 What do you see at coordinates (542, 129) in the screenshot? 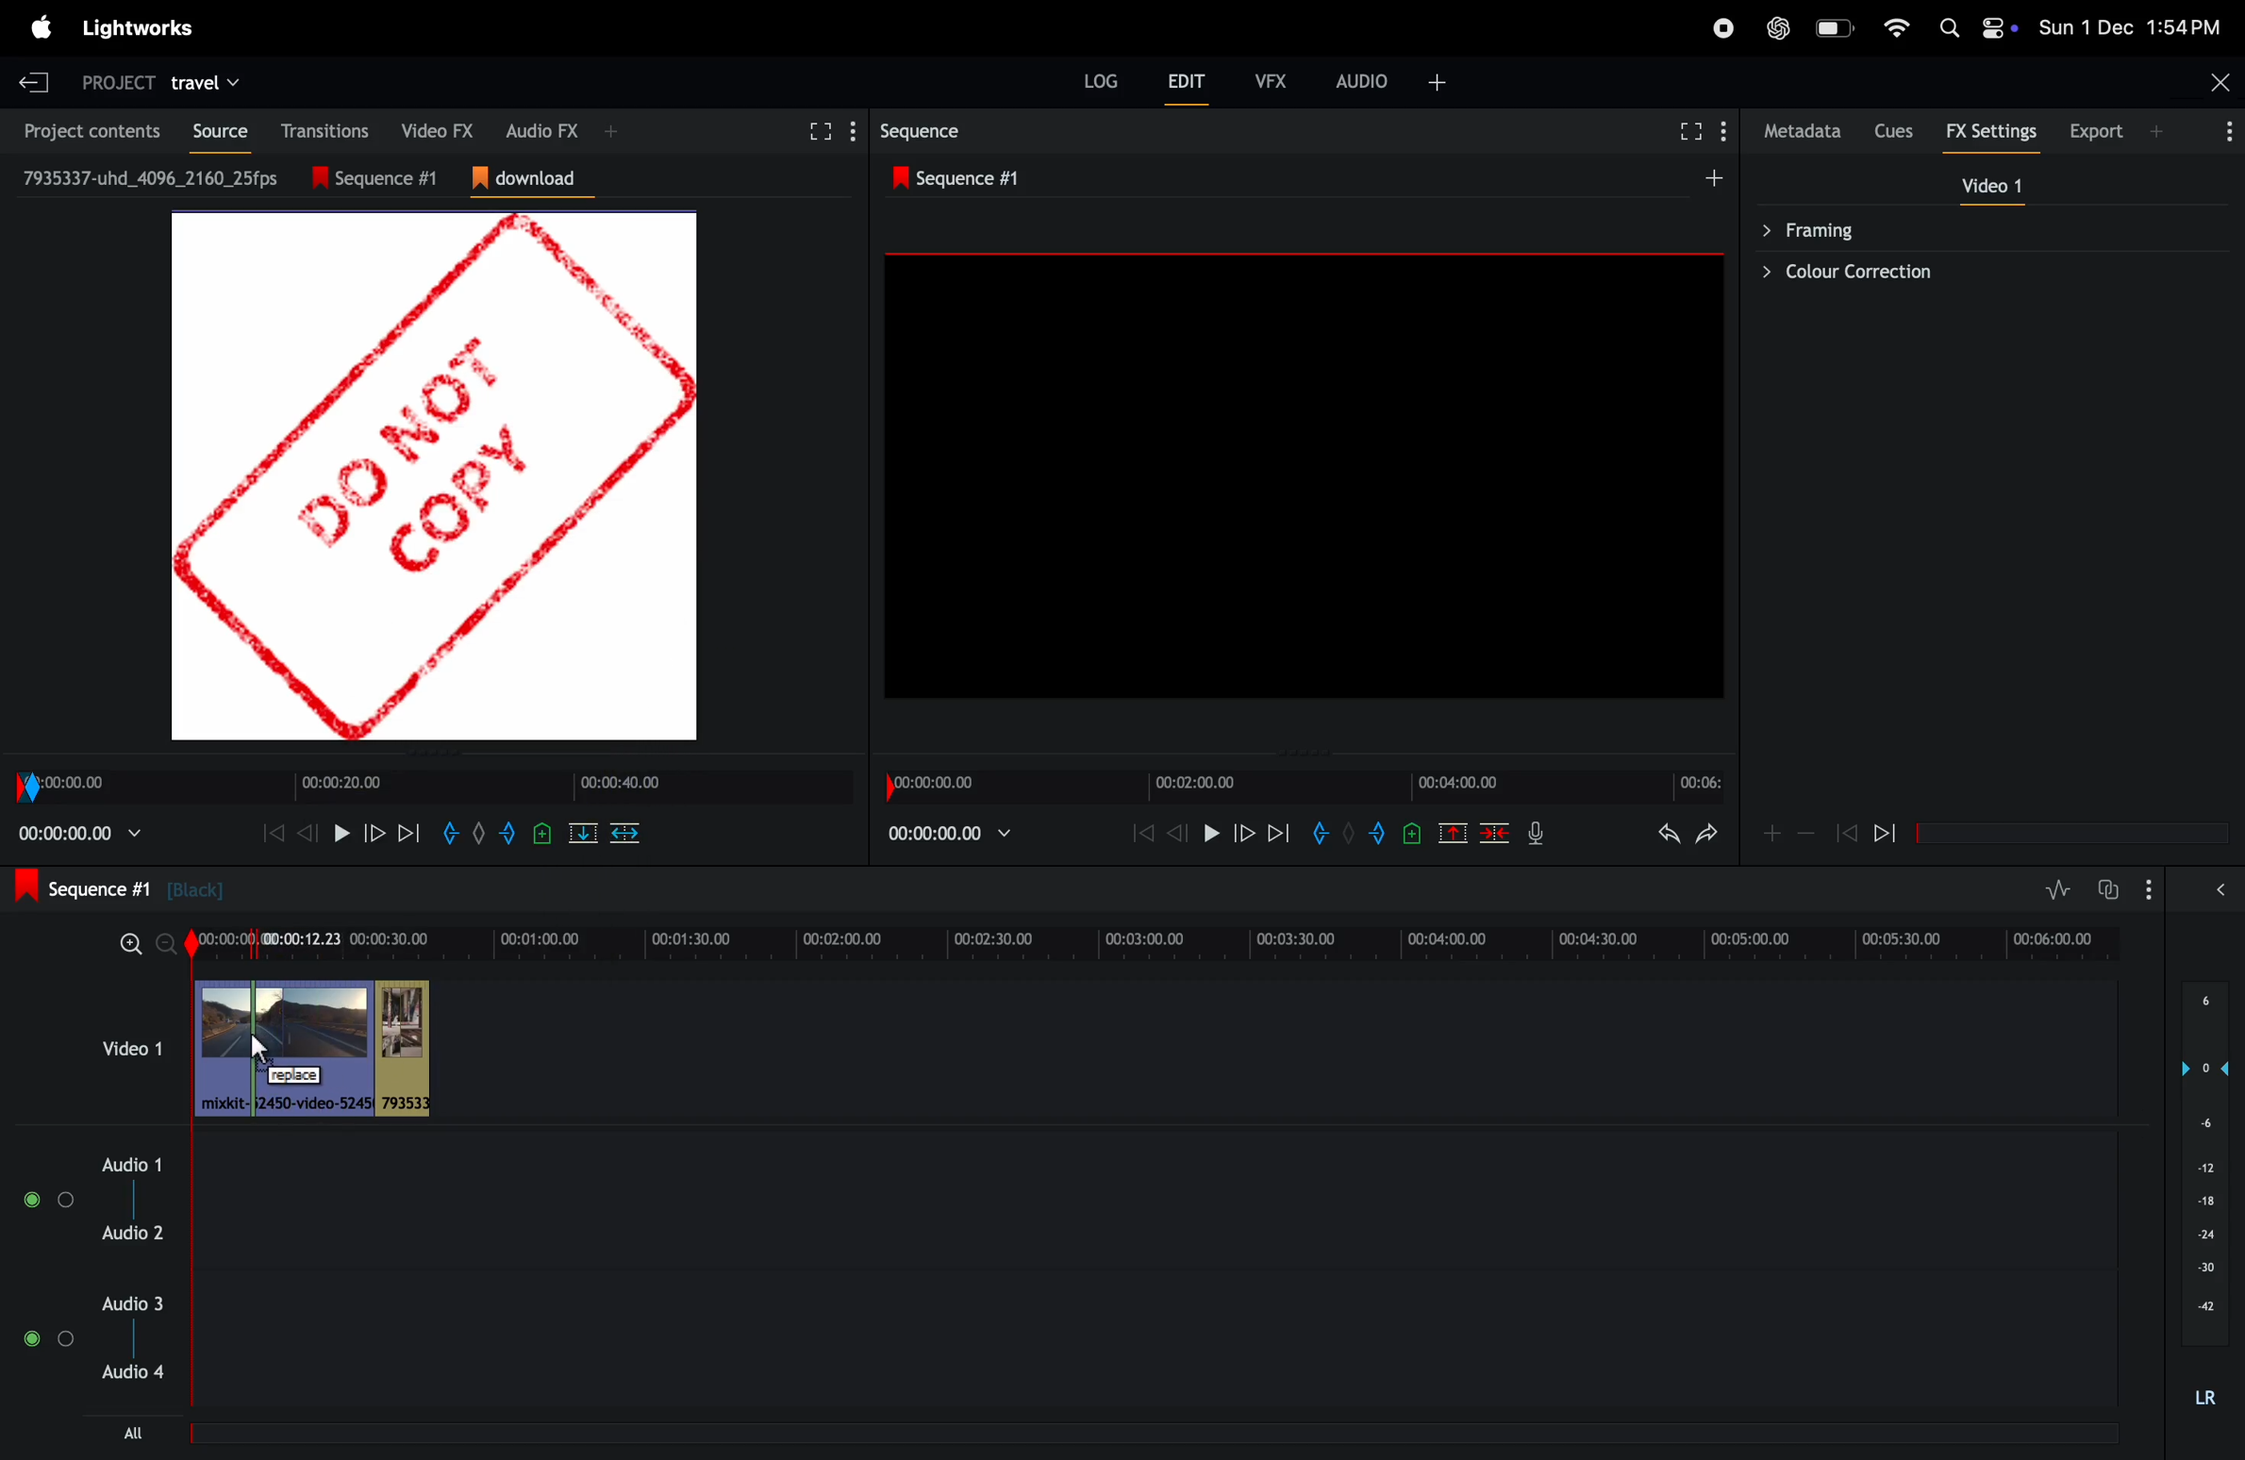
I see `audio fx` at bounding box center [542, 129].